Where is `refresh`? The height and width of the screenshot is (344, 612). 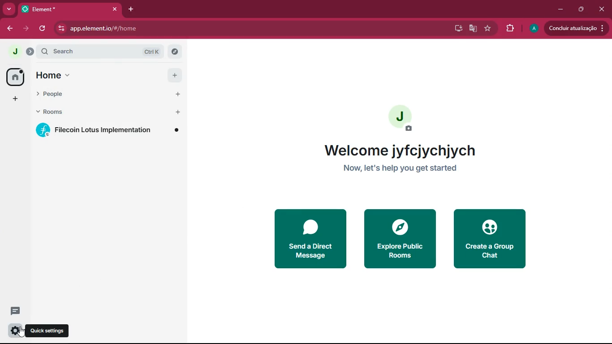 refresh is located at coordinates (43, 29).